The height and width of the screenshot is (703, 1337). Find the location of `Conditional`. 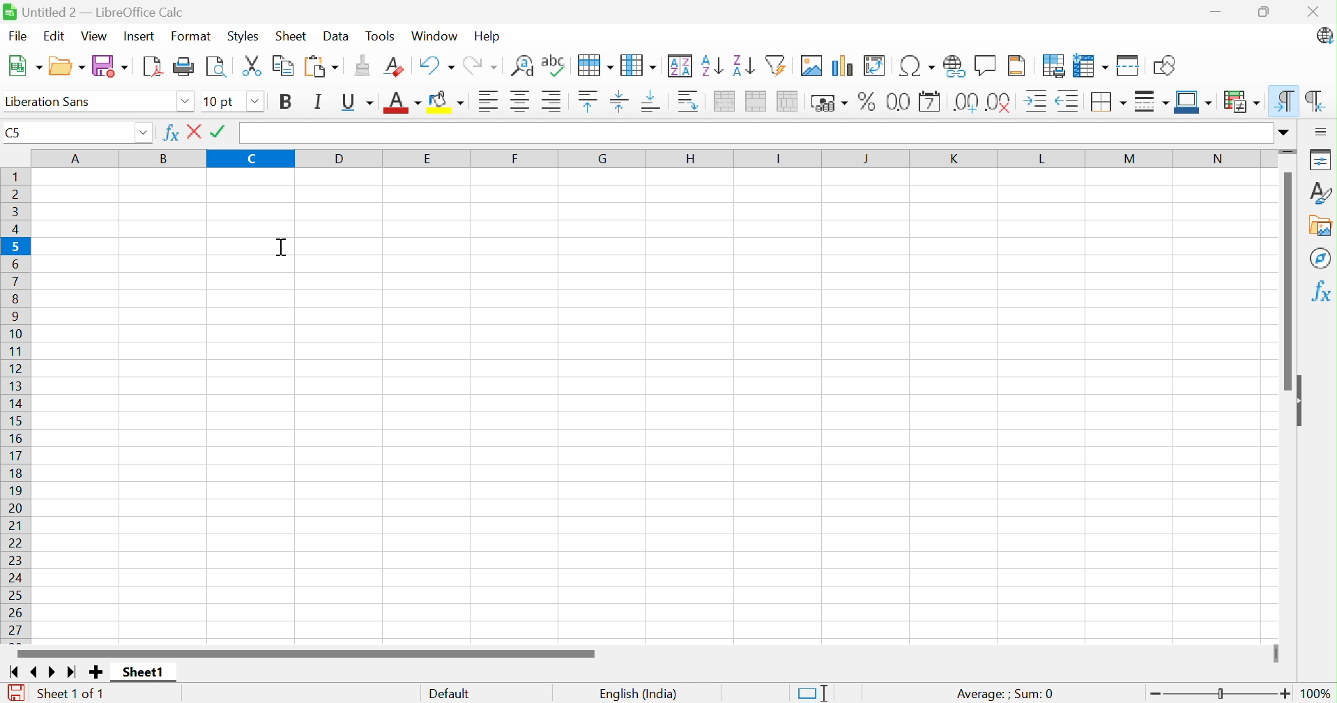

Conditional is located at coordinates (1241, 101).